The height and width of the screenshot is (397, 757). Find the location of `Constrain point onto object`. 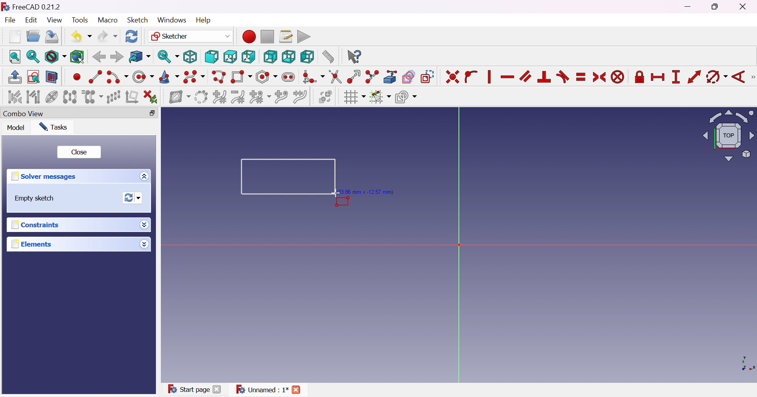

Constrain point onto object is located at coordinates (472, 78).